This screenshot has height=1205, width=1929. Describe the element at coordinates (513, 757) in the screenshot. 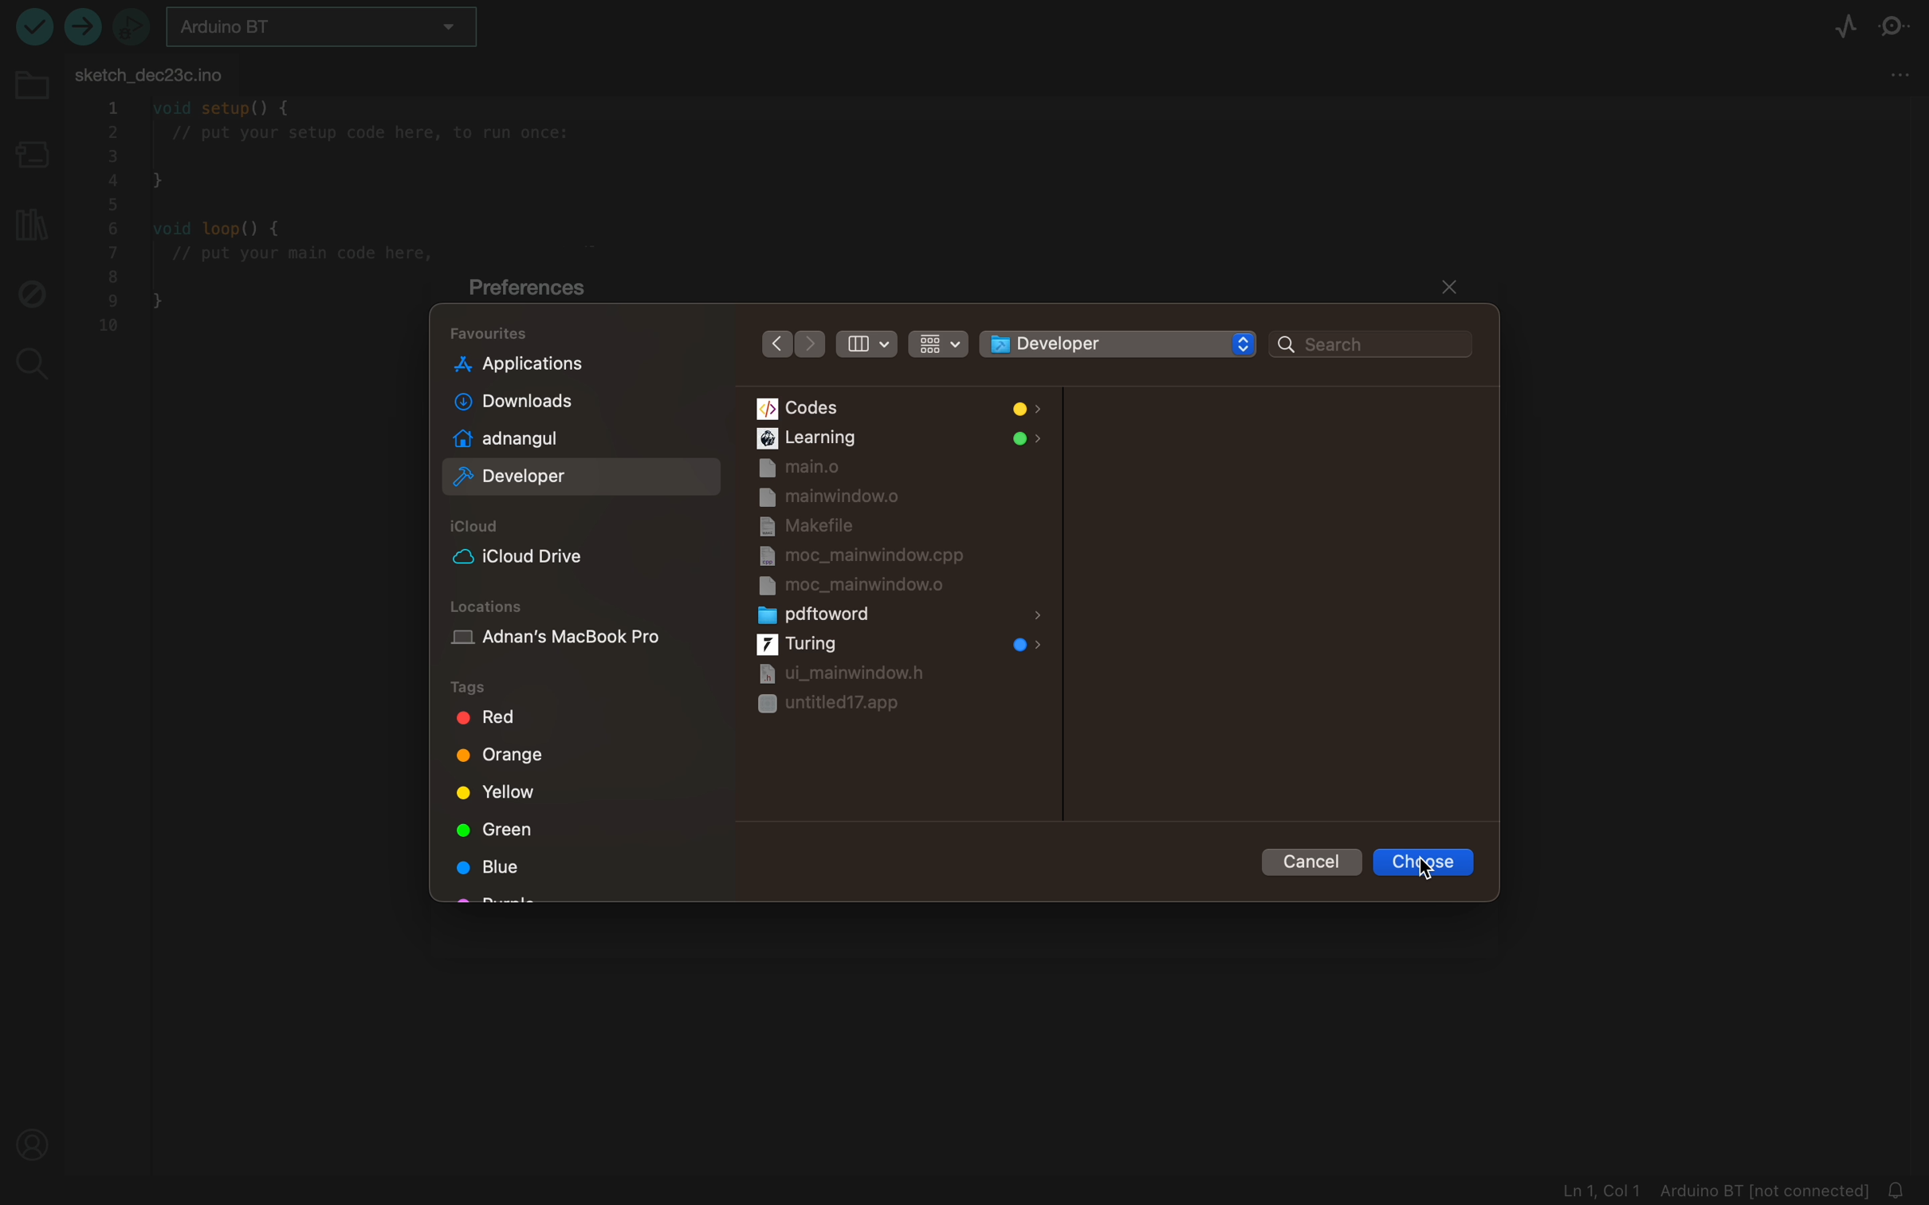

I see `orange` at that location.